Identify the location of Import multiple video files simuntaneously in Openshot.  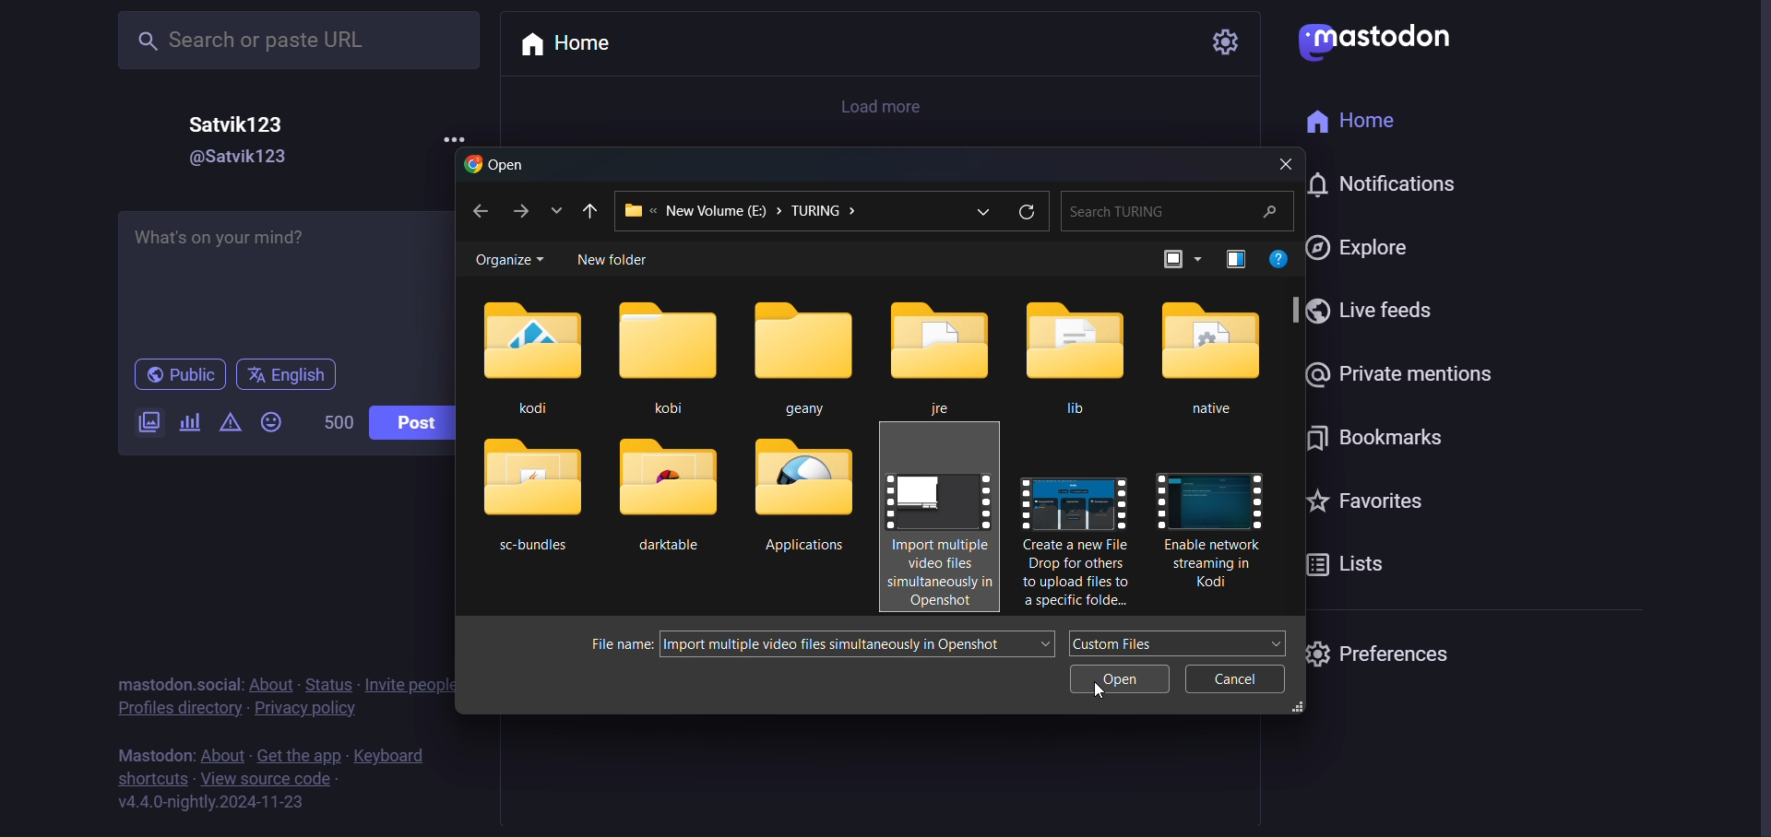
(941, 526).